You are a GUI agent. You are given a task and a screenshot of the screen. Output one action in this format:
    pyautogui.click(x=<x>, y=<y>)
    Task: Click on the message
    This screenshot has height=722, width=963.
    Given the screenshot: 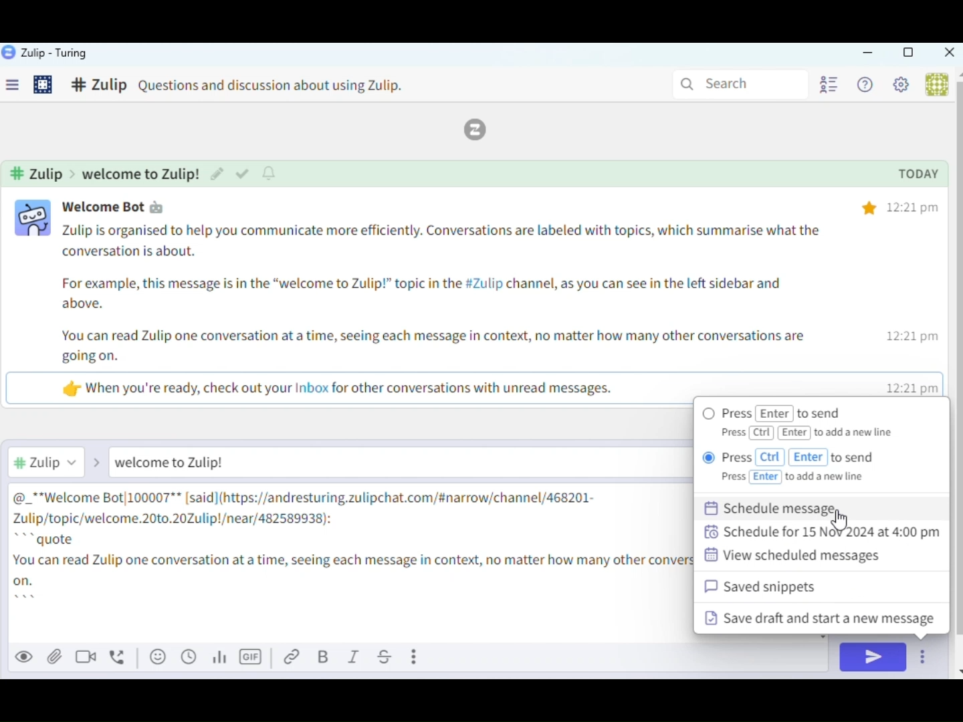 What is the action you would take?
    pyautogui.click(x=442, y=308)
    